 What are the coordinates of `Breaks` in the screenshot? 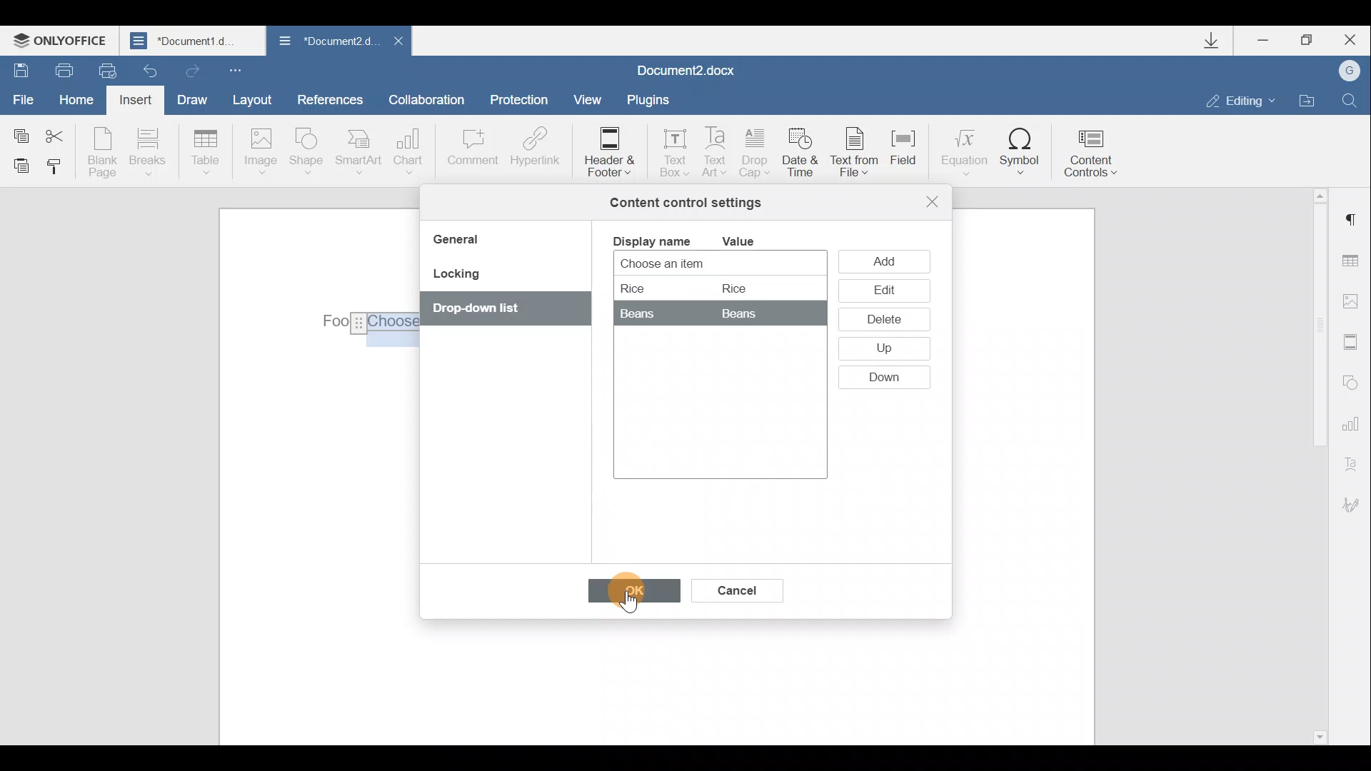 It's located at (146, 156).